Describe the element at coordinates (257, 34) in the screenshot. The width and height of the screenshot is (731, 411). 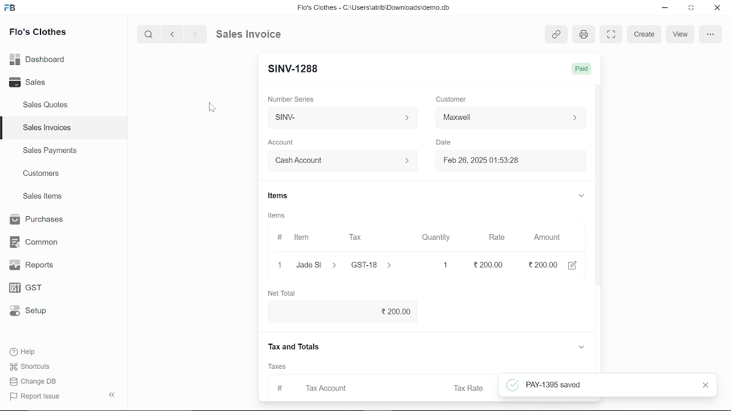
I see `Sales Invoice` at that location.